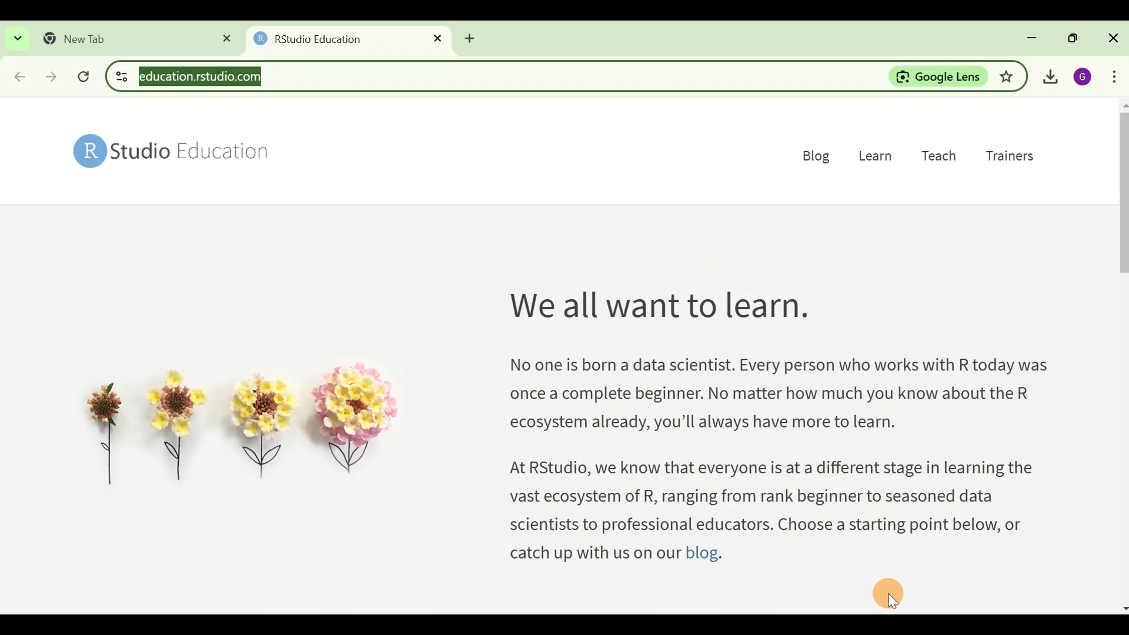 The height and width of the screenshot is (635, 1129). What do you see at coordinates (1033, 36) in the screenshot?
I see `Minimize` at bounding box center [1033, 36].